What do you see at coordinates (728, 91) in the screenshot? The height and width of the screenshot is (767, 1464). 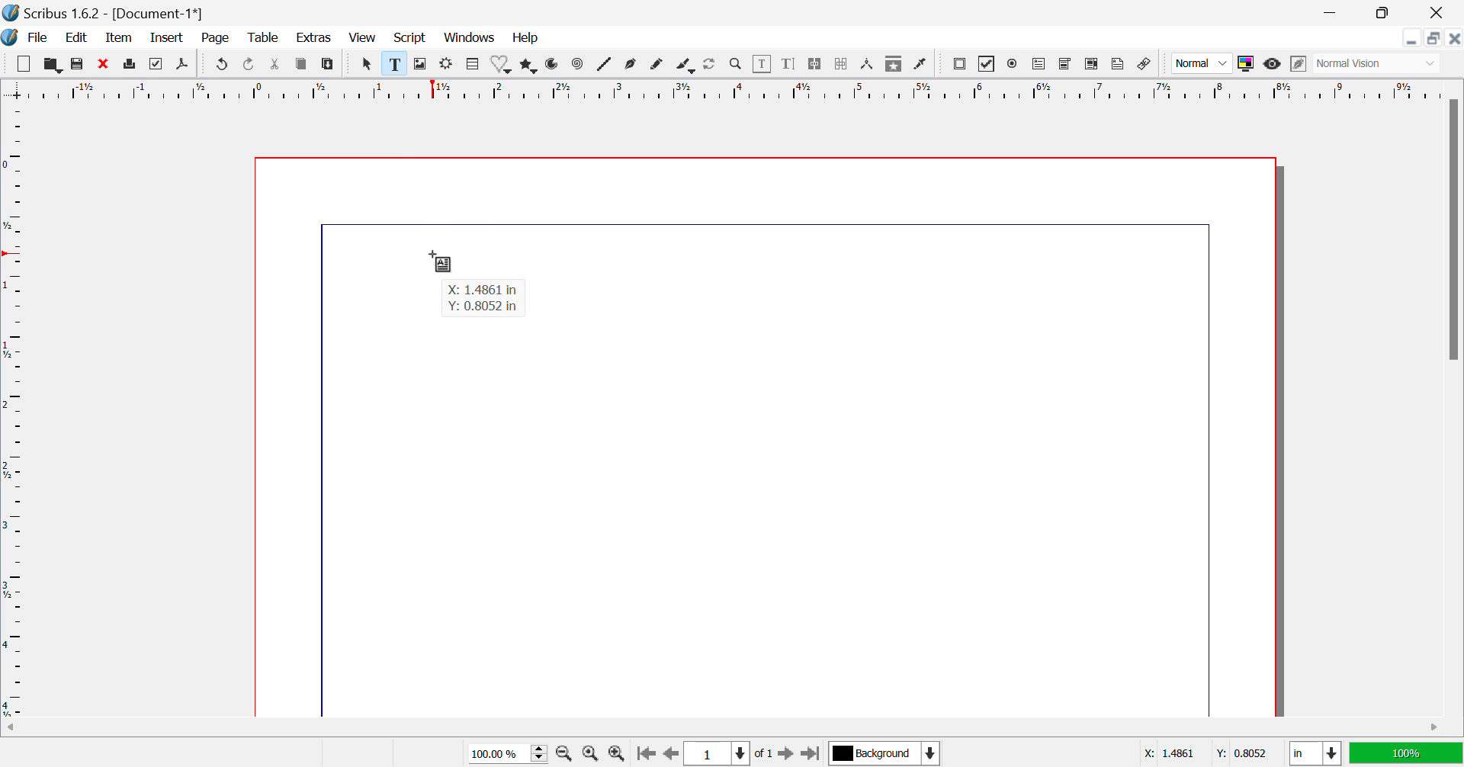 I see `Vertical Page Margins` at bounding box center [728, 91].